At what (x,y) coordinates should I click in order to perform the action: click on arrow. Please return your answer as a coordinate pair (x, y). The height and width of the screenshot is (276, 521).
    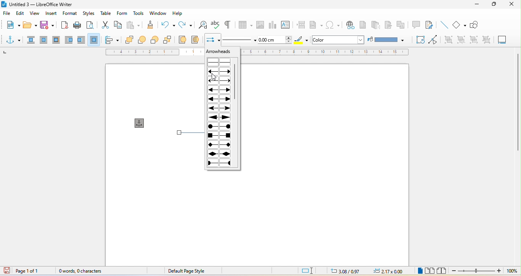
    Looking at the image, I should click on (220, 89).